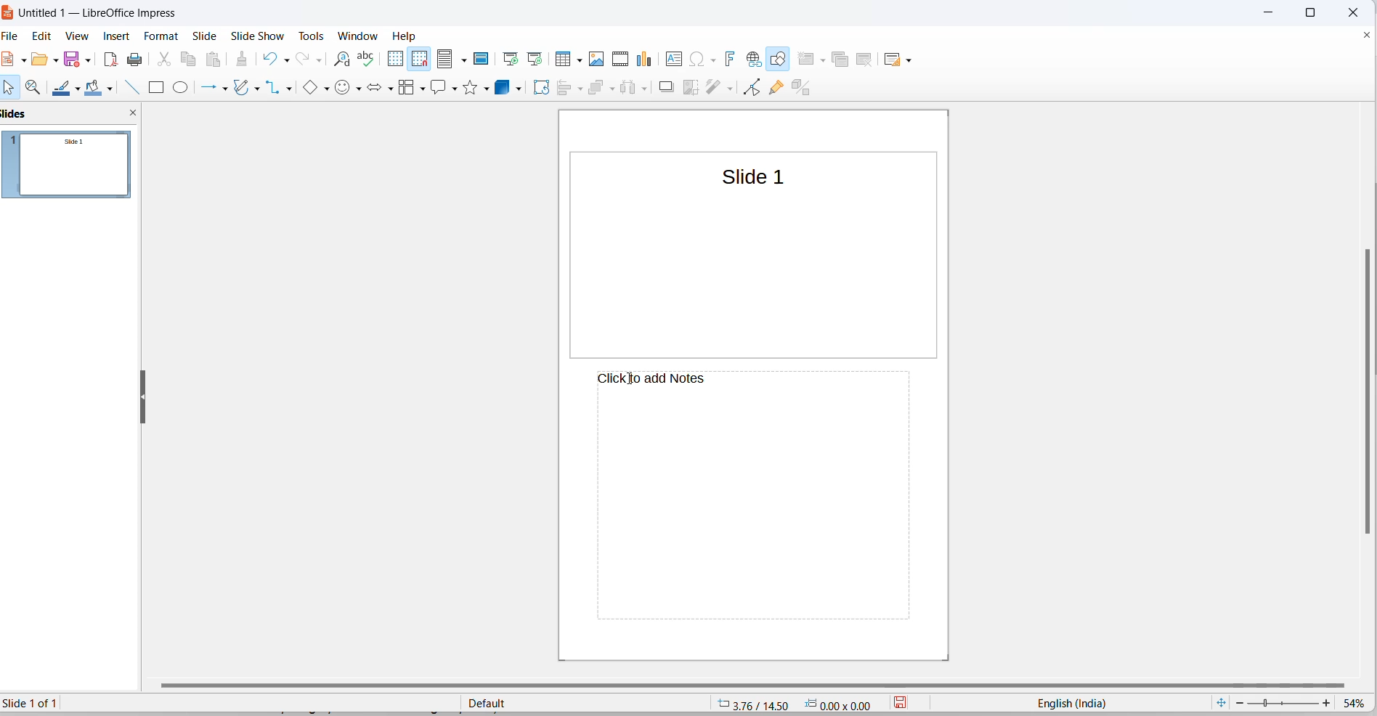 The image size is (1377, 716). I want to click on align options, so click(579, 90).